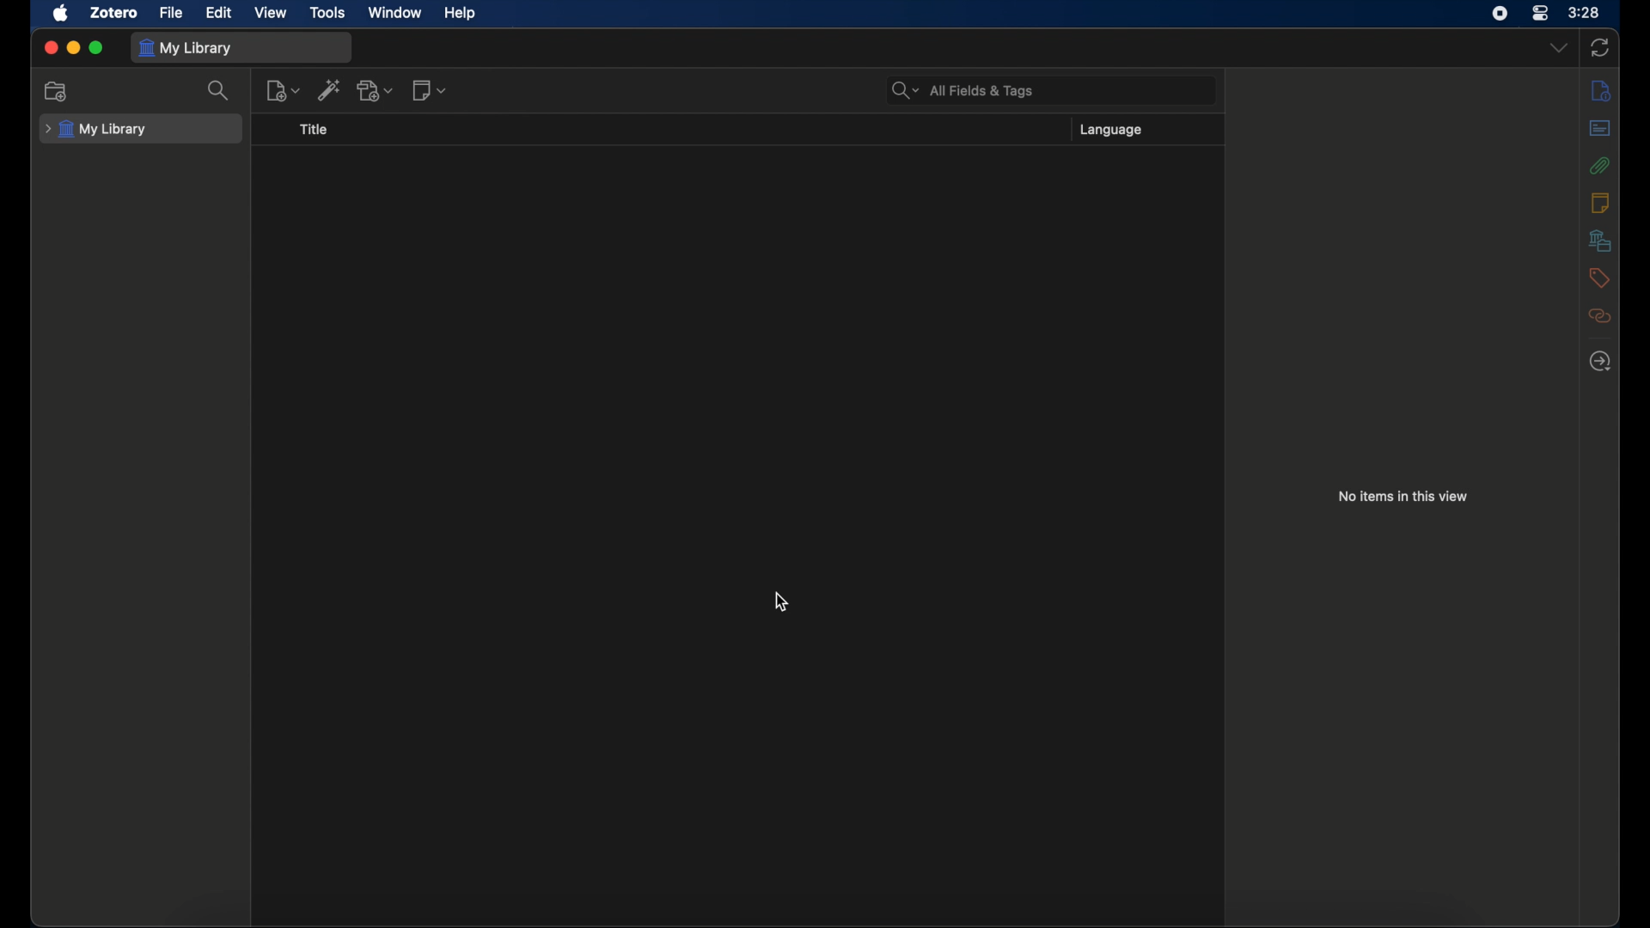 This screenshot has height=928, width=1650. What do you see at coordinates (313, 128) in the screenshot?
I see `title` at bounding box center [313, 128].